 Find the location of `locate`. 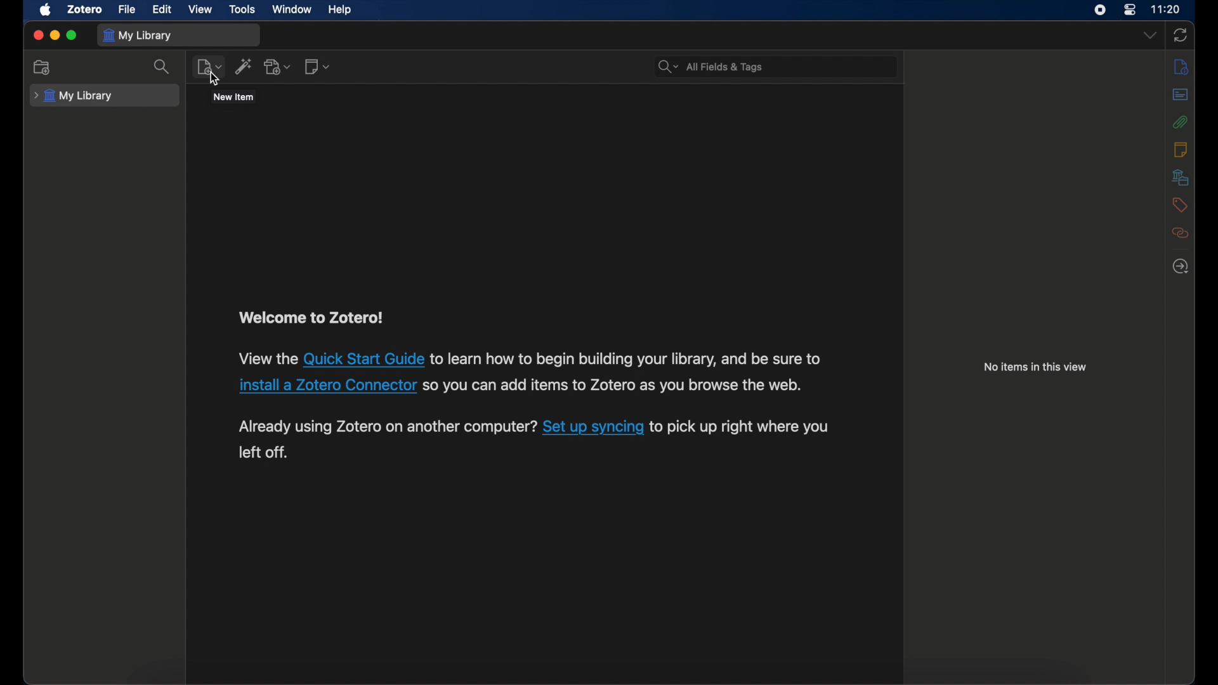

locate is located at coordinates (1180, 265).